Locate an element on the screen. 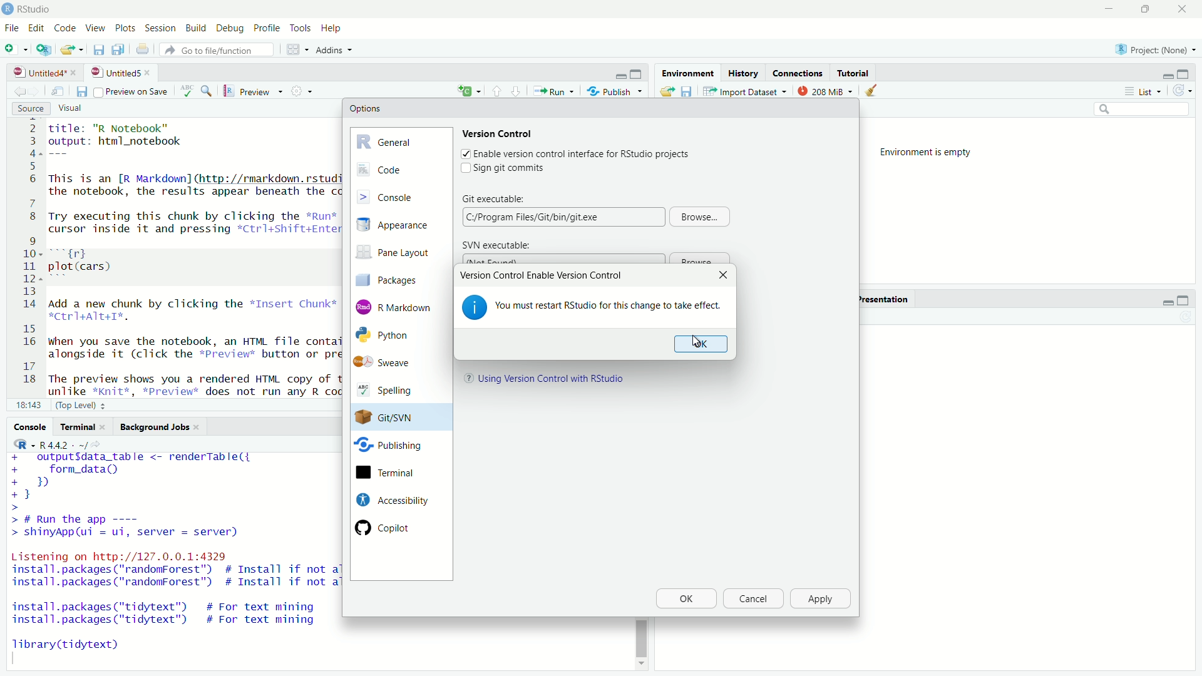 Image resolution: width=1202 pixels, height=676 pixels. Enable version control interface for RStudio projects is located at coordinates (582, 155).